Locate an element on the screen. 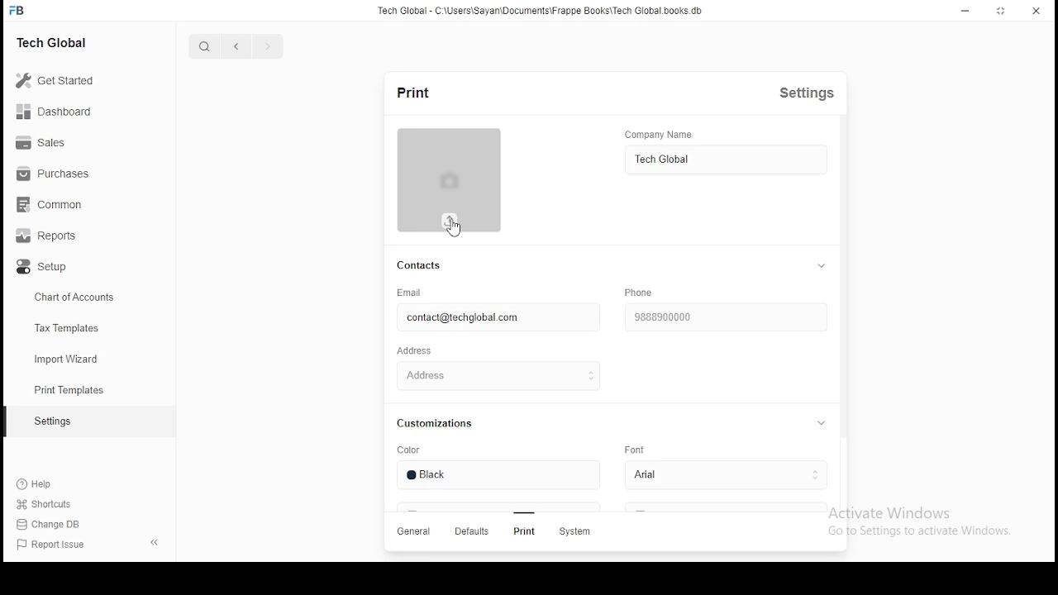  chart of accounts is located at coordinates (66, 299).